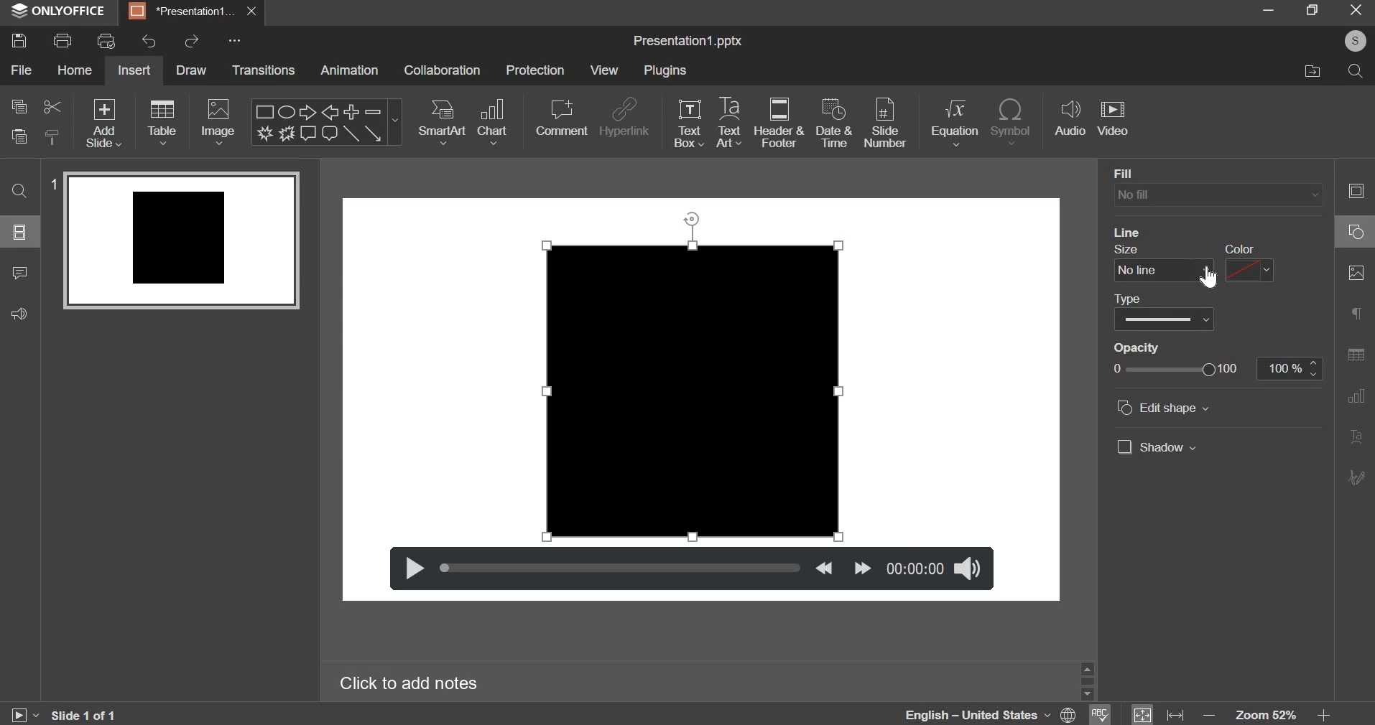  Describe the element at coordinates (955, 123) in the screenshot. I see `equation` at that location.